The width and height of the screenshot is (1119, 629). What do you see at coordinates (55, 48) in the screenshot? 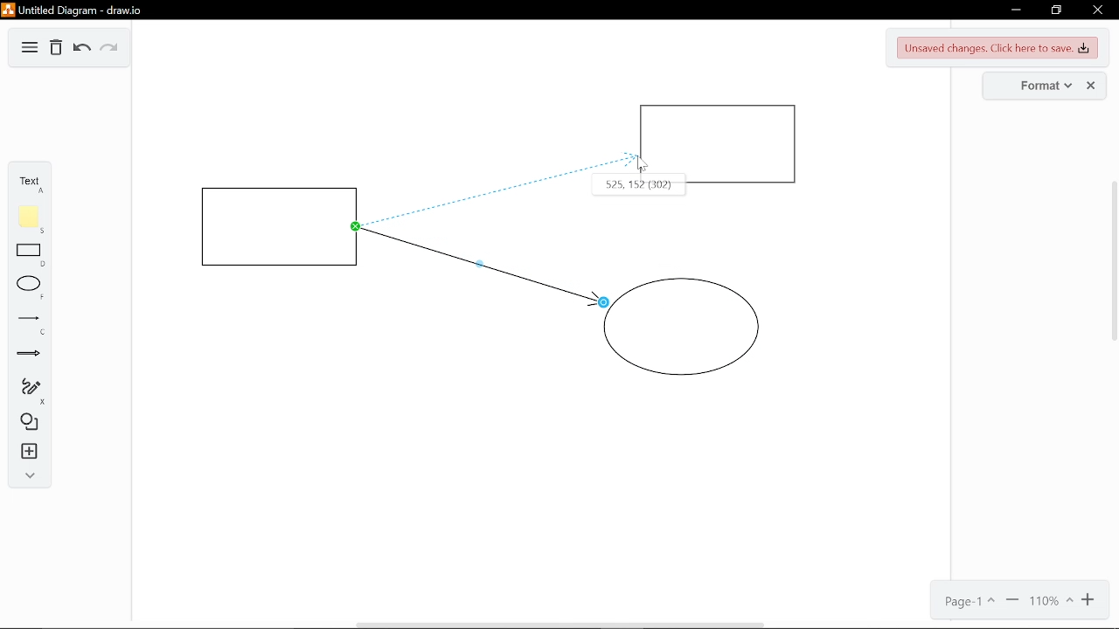
I see `Delete` at bounding box center [55, 48].